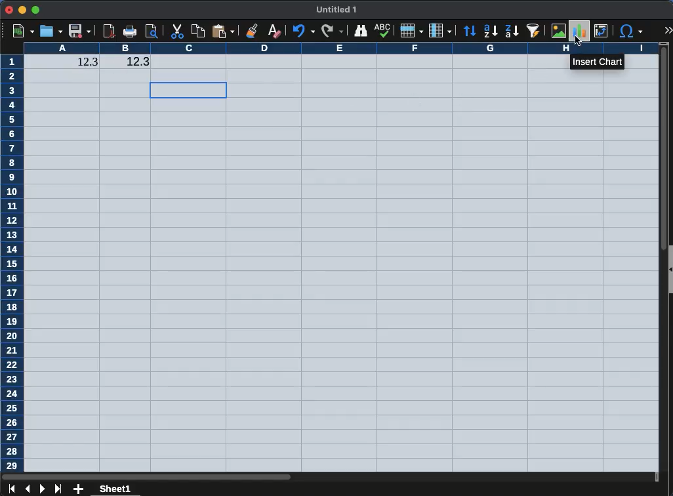 The image size is (673, 496). Describe the element at coordinates (601, 31) in the screenshot. I see `pivot table` at that location.